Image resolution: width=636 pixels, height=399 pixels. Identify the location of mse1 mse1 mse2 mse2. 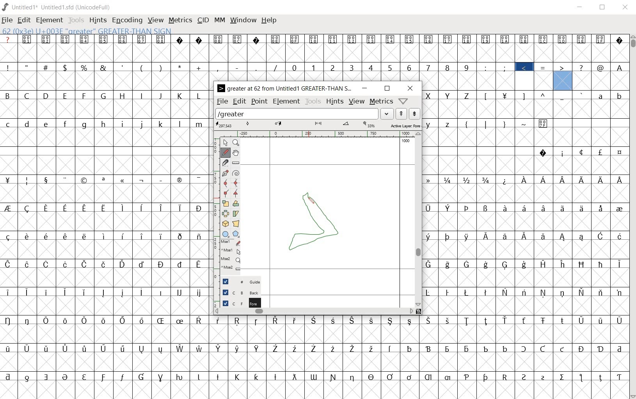
(231, 255).